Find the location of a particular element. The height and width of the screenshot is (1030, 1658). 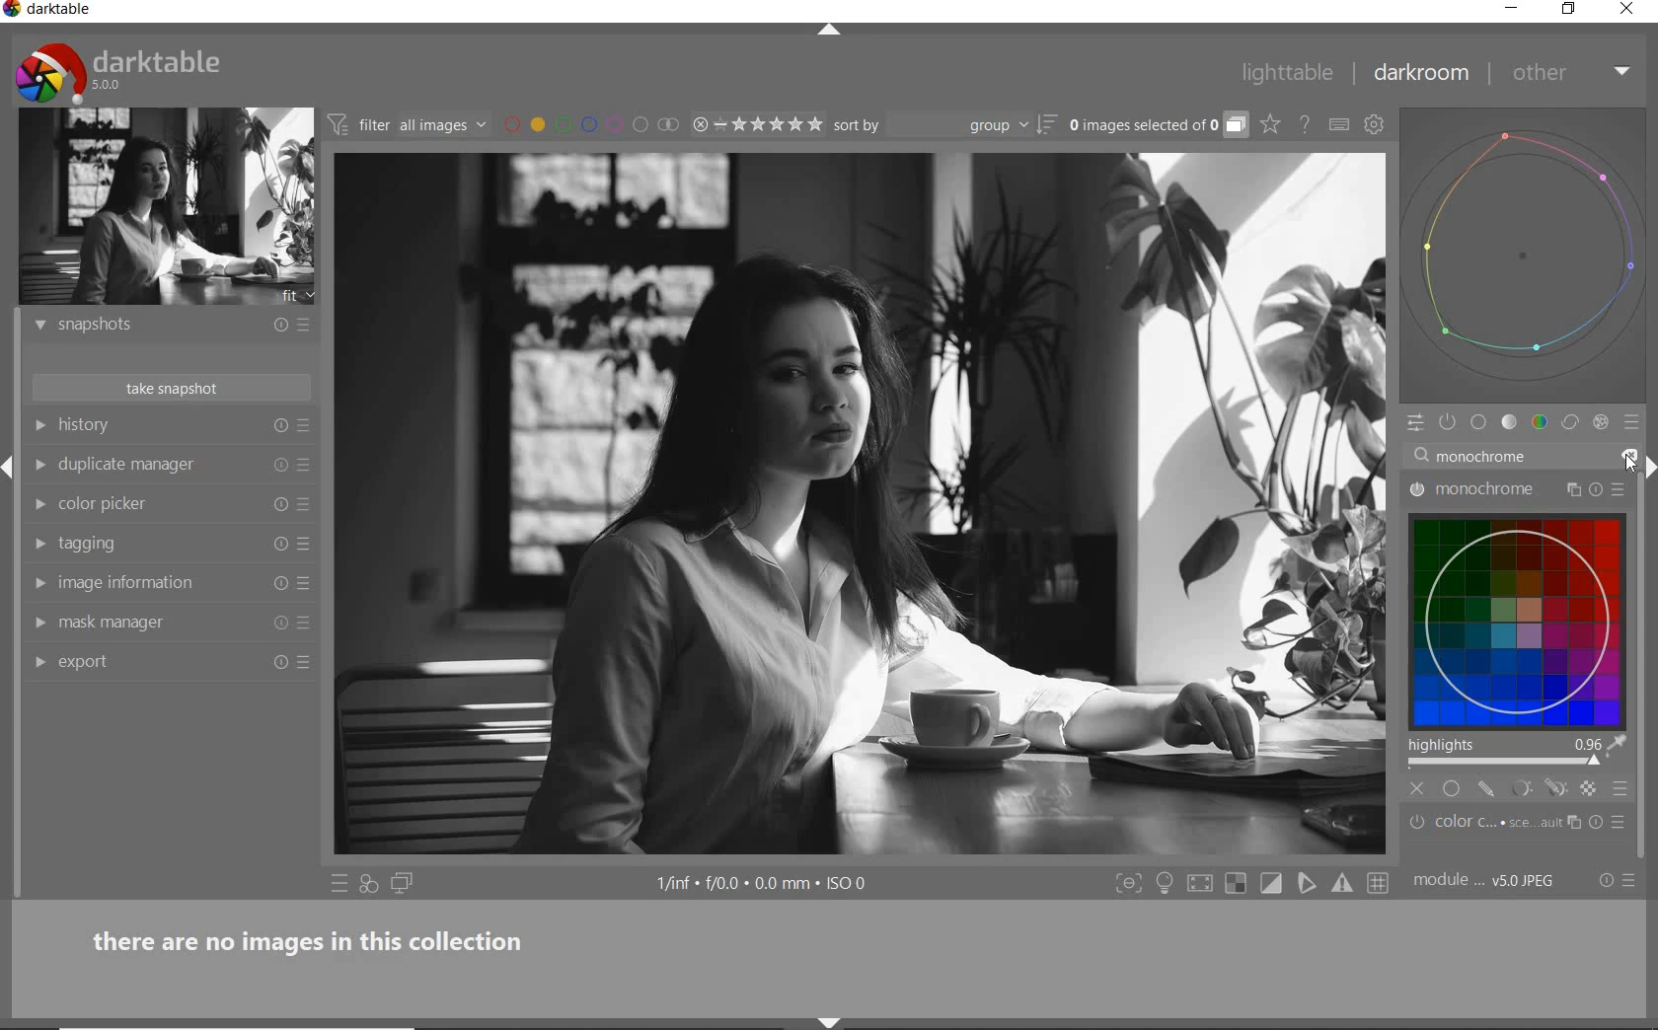

show module is located at coordinates (38, 326).